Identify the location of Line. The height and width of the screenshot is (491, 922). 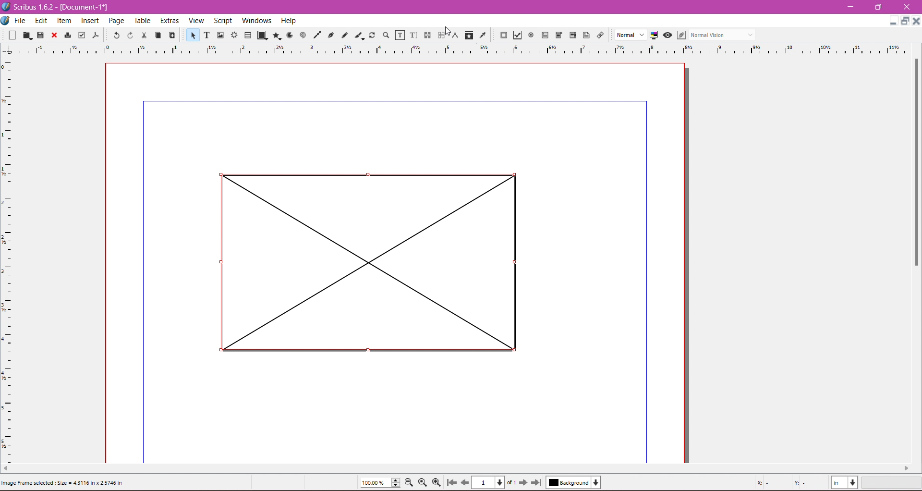
(317, 35).